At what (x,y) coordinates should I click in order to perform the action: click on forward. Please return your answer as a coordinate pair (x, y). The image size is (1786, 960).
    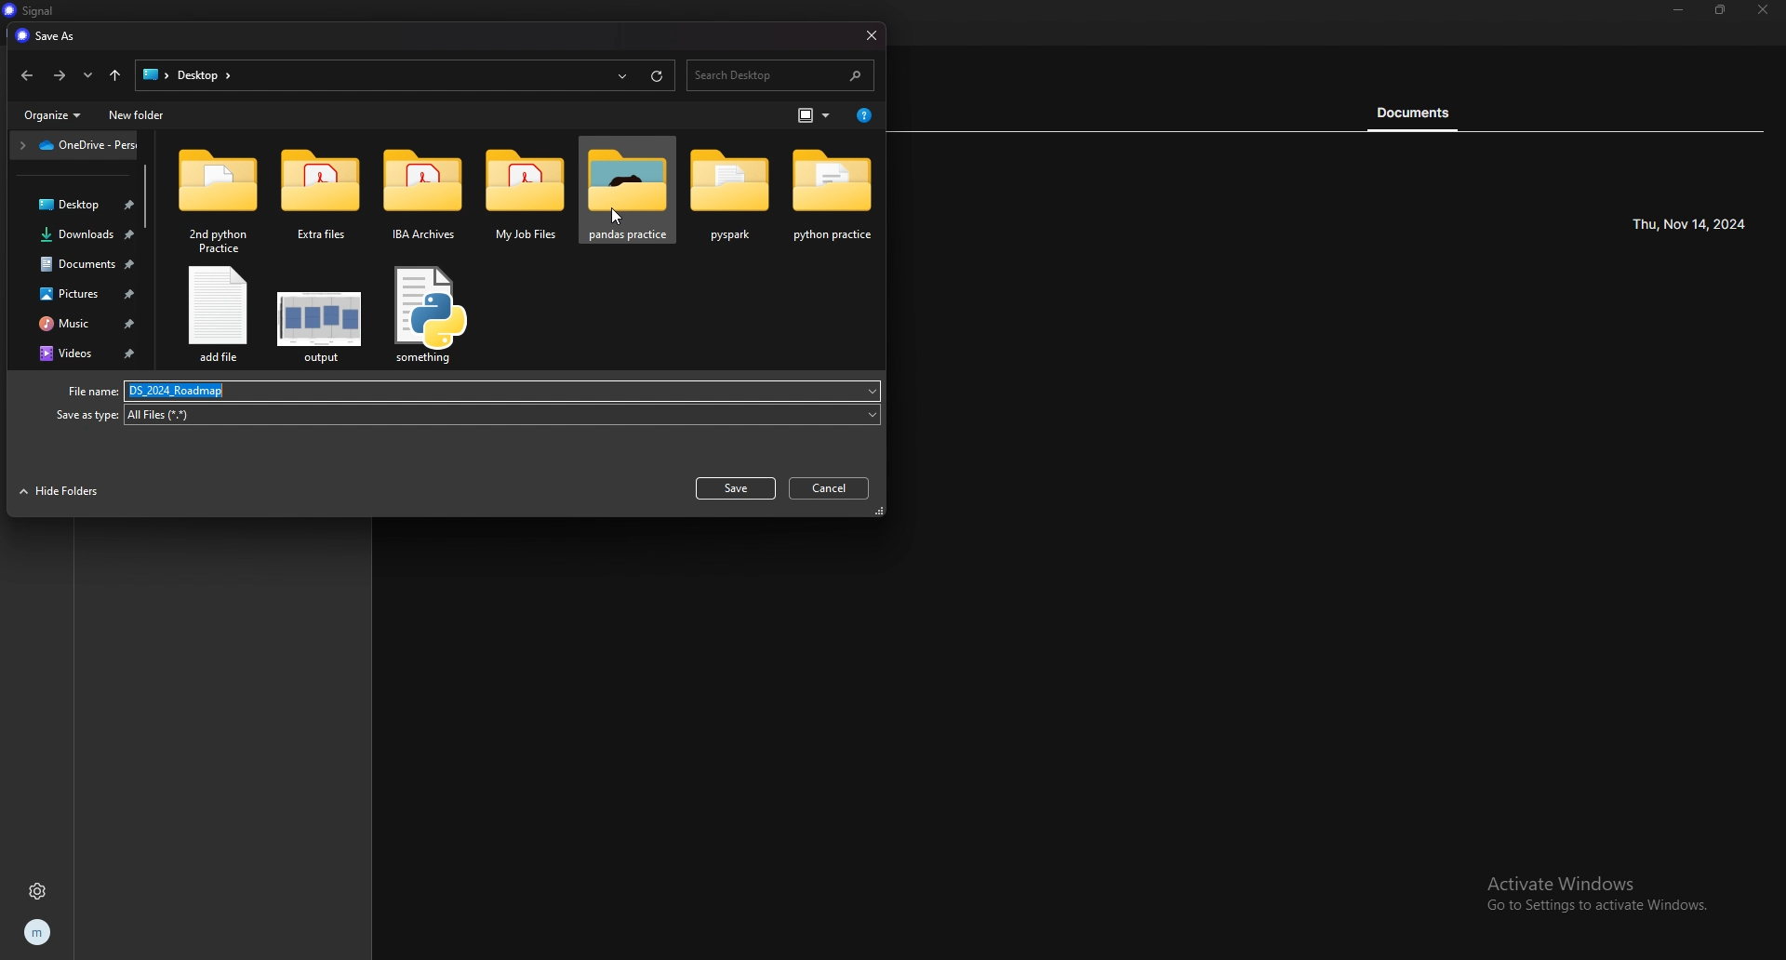
    Looking at the image, I should click on (59, 74).